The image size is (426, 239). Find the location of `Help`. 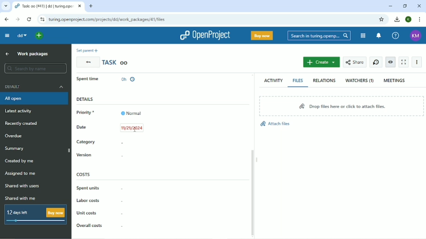

Help is located at coordinates (396, 35).